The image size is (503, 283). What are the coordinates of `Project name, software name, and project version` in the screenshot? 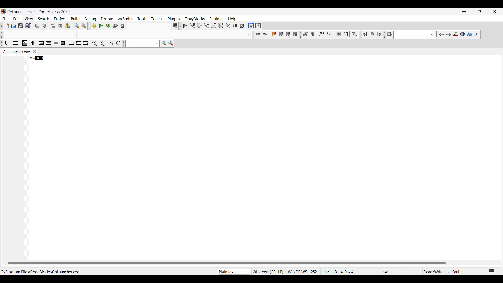 It's located at (39, 12).